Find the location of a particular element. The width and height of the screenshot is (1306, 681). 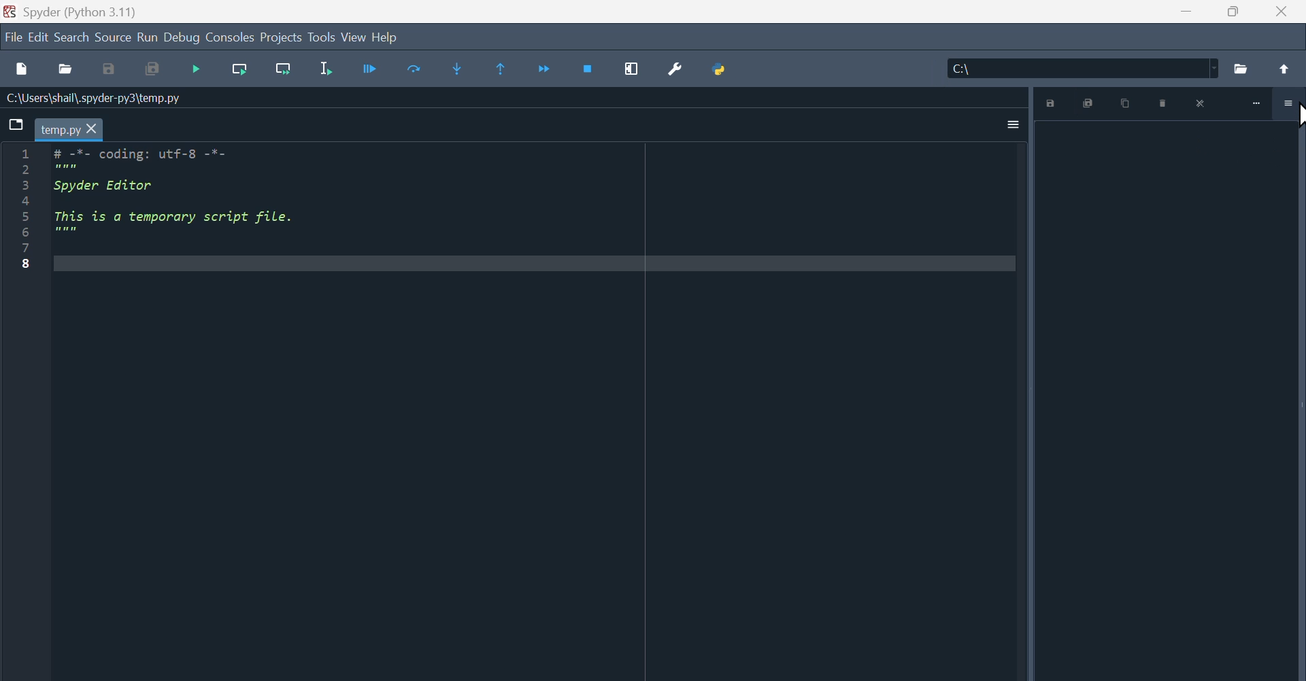

Debug is located at coordinates (184, 39).